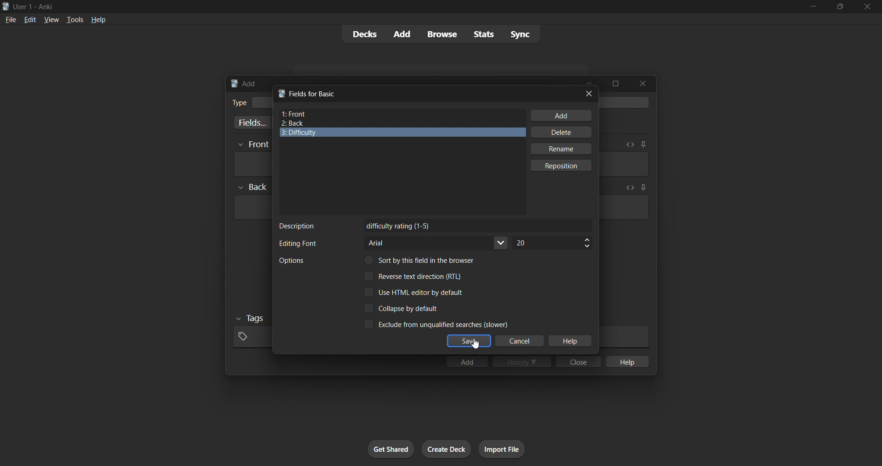 Image resolution: width=882 pixels, height=466 pixels. I want to click on Text, so click(298, 244).